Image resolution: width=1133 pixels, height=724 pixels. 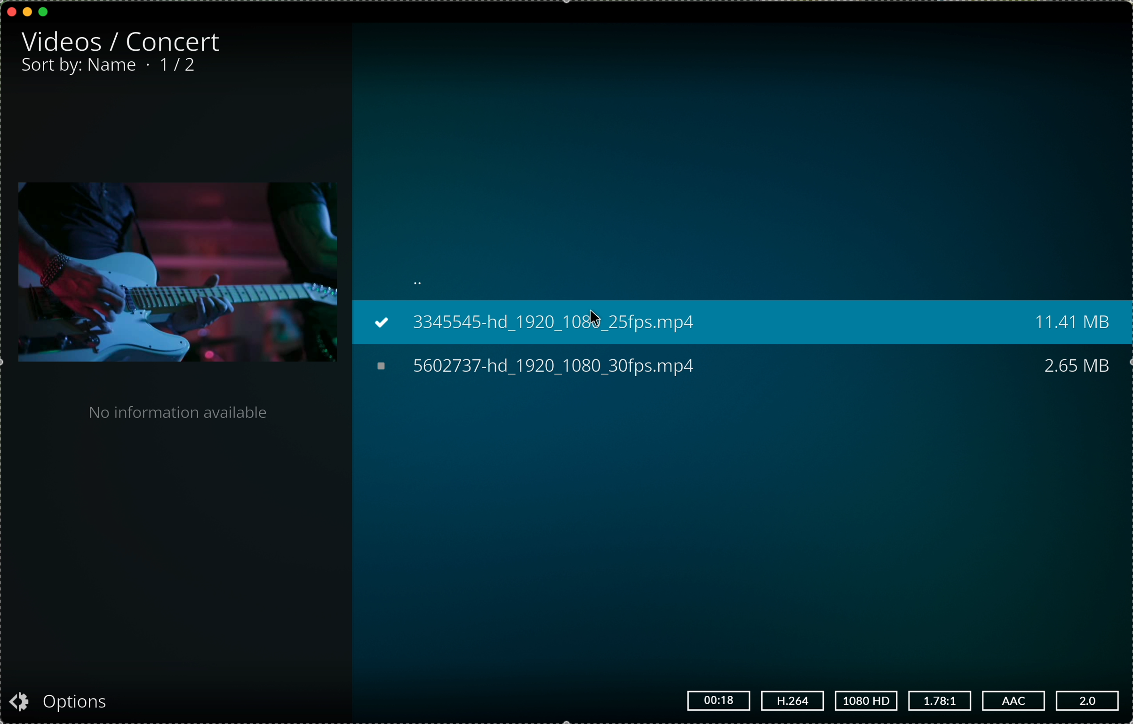 I want to click on 1/2, so click(x=178, y=66).